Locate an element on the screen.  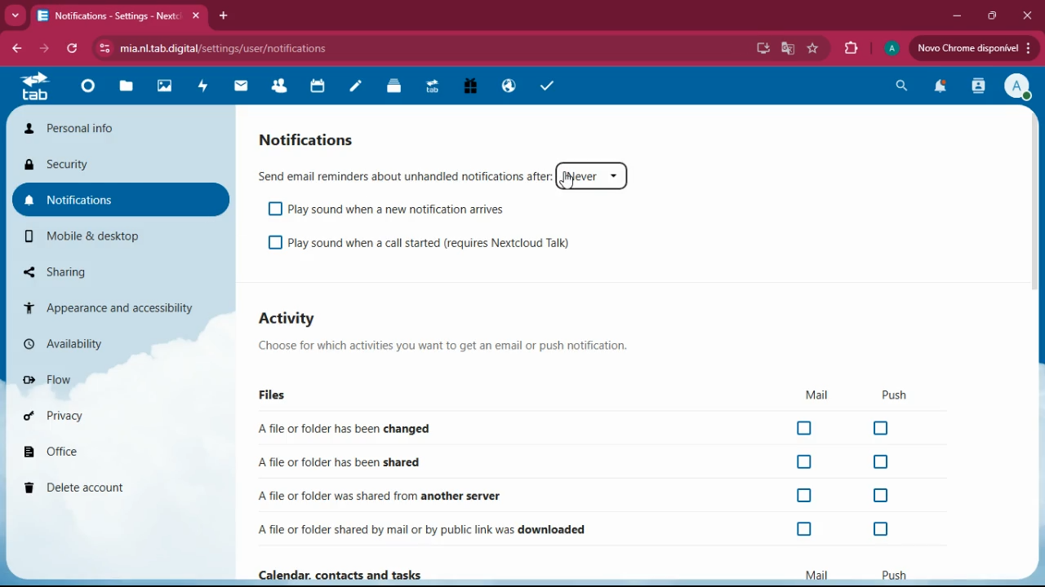
Calendar, contacts and tasks is located at coordinates (340, 574).